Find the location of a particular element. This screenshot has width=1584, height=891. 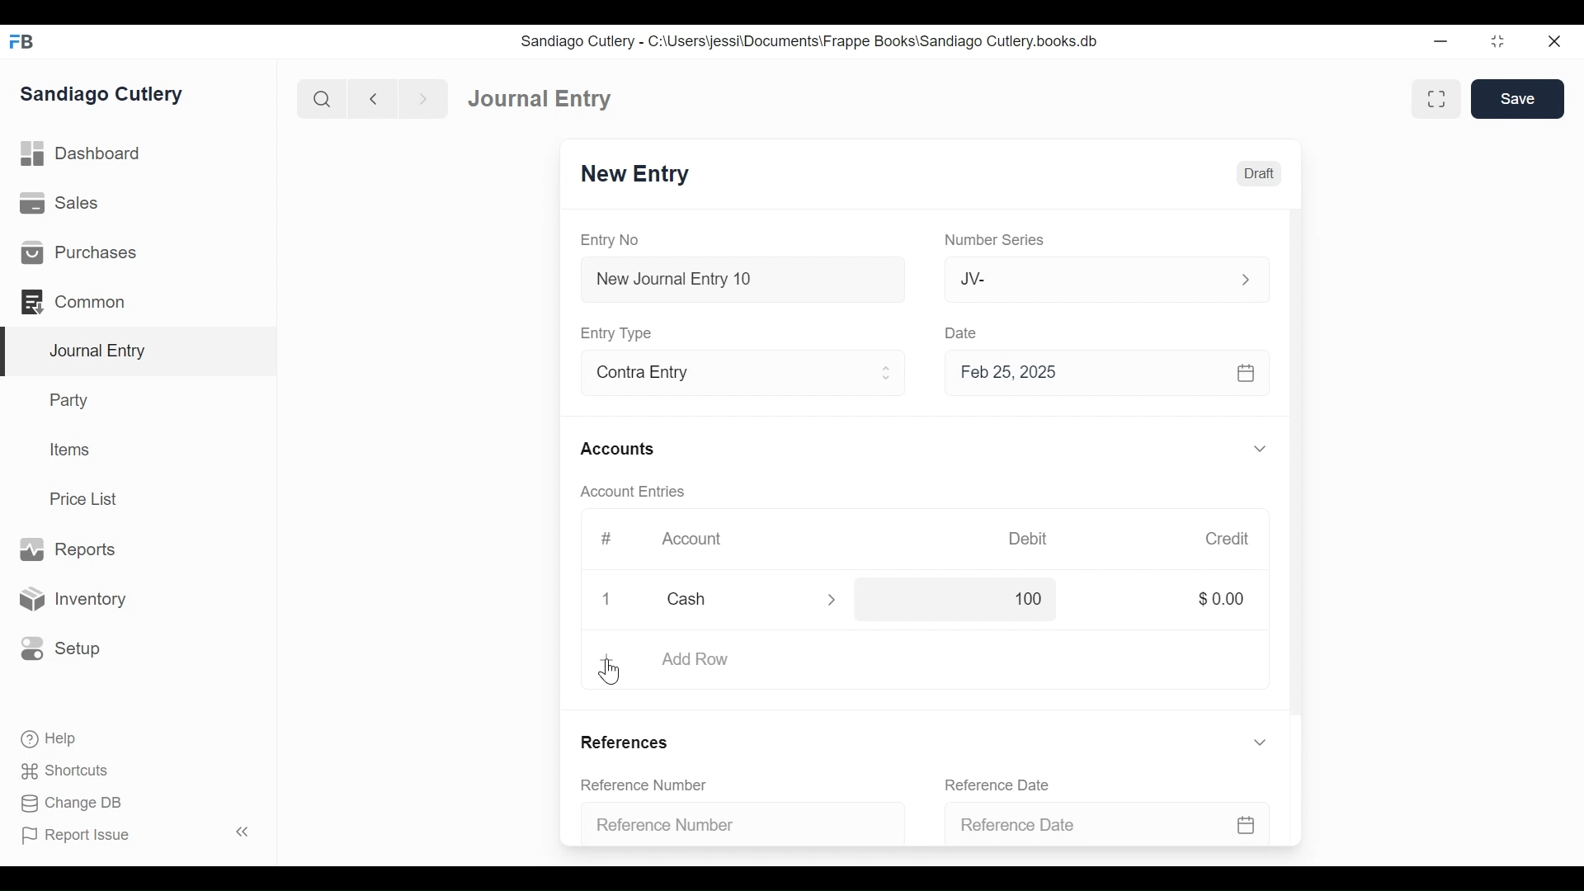

Reference Number is located at coordinates (734, 823).